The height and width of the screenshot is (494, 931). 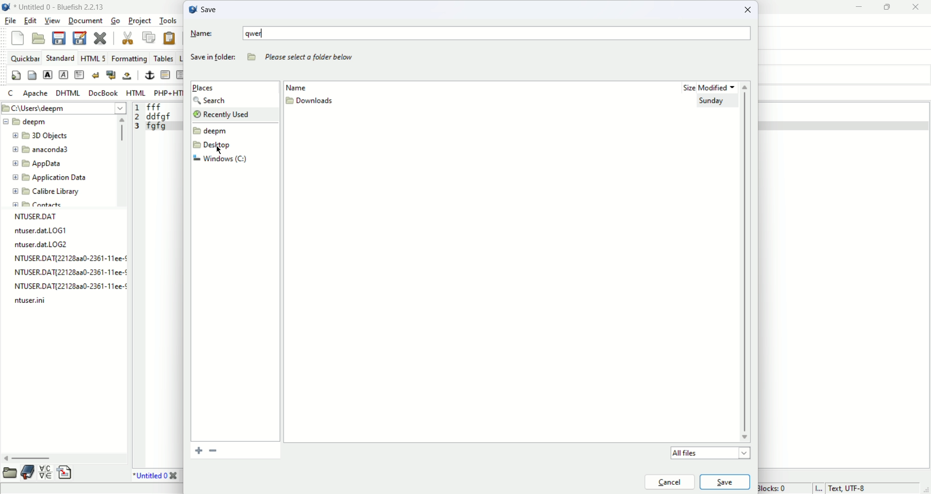 What do you see at coordinates (747, 262) in the screenshot?
I see `vertical scroll bar` at bounding box center [747, 262].